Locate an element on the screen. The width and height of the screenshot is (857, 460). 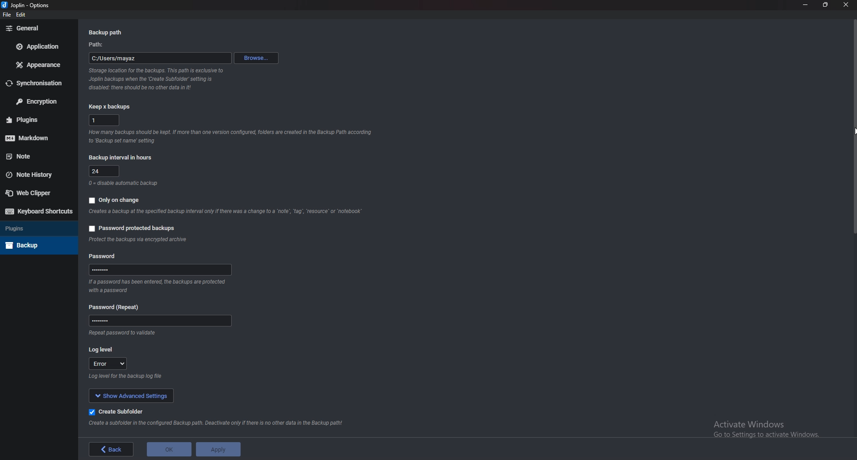
edit is located at coordinates (22, 16).